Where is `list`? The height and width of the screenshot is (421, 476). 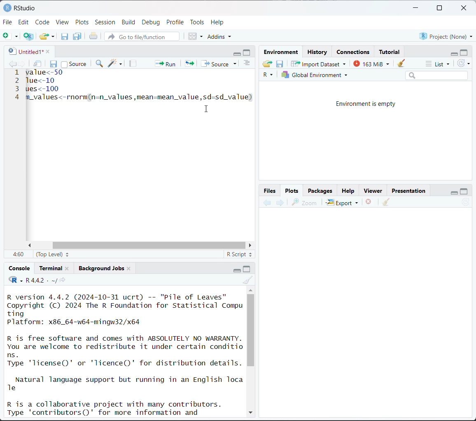 list is located at coordinates (439, 64).